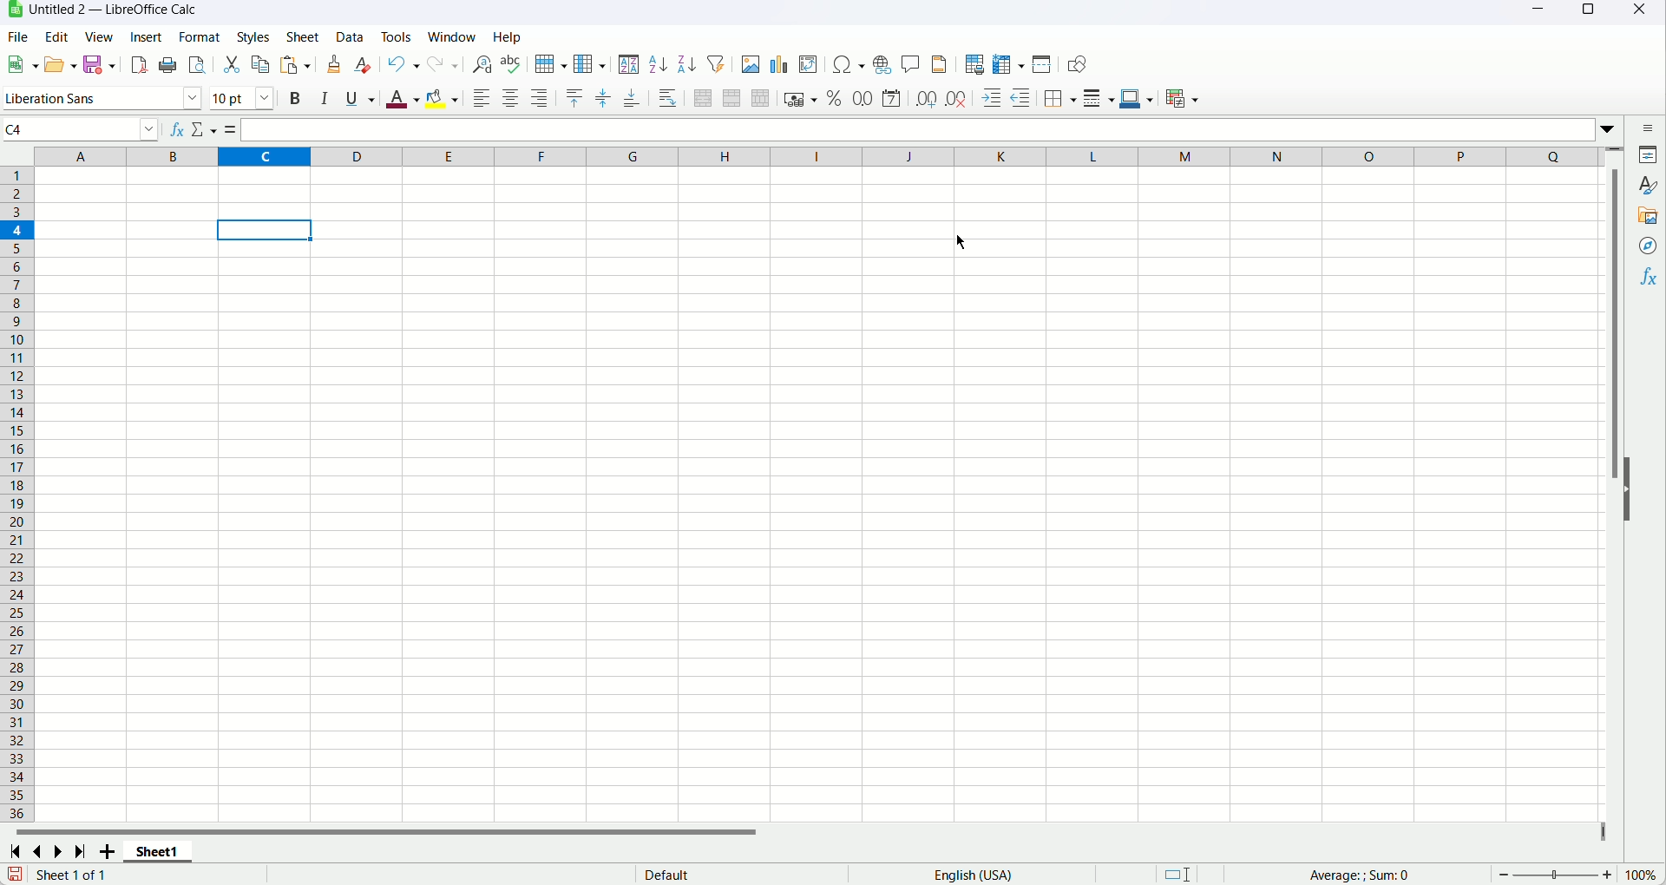 The height and width of the screenshot is (885, 1666). I want to click on Format as number, so click(863, 97).